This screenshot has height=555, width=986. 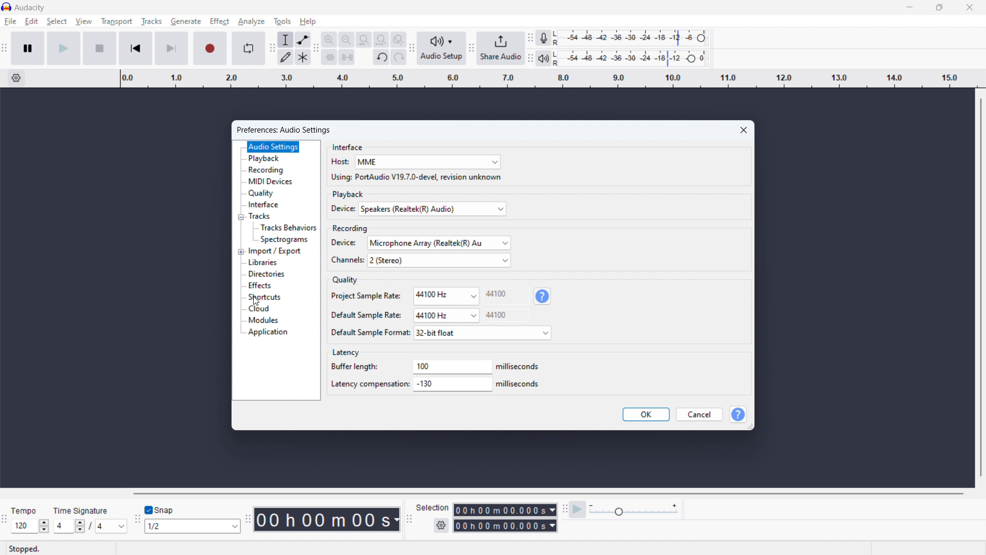 I want to click on playback meter, so click(x=544, y=58).